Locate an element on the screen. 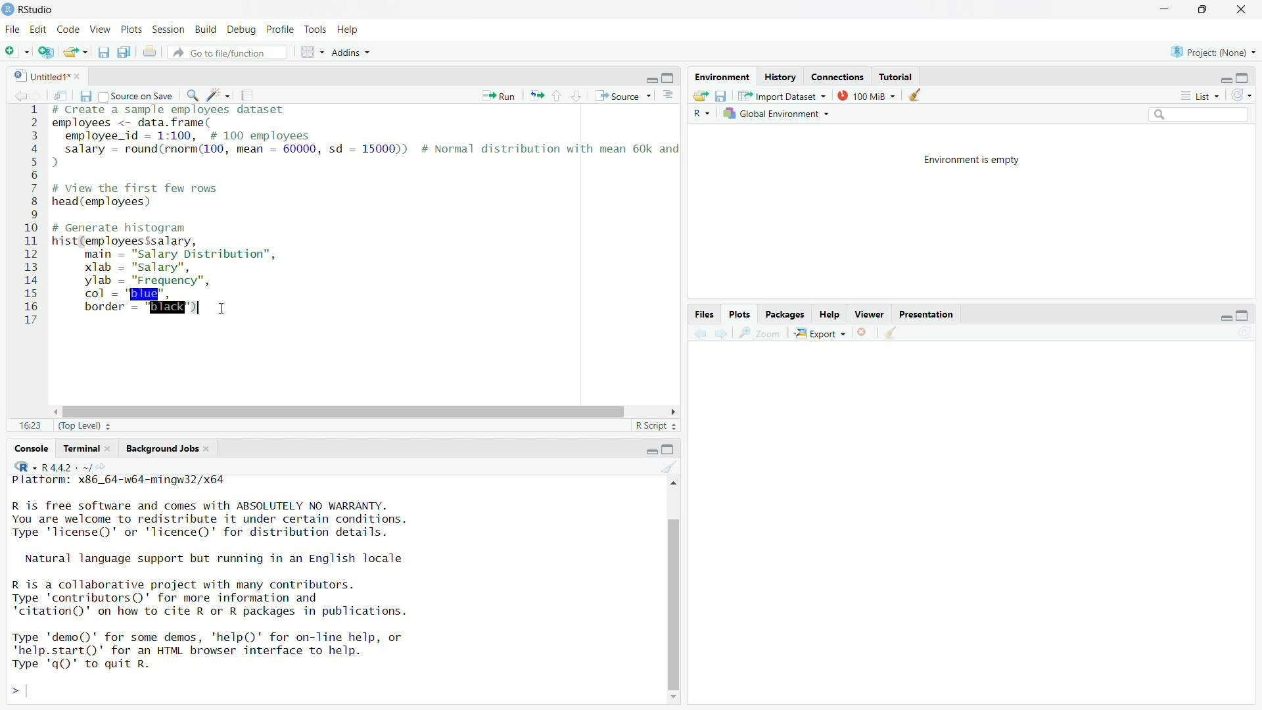 The height and width of the screenshot is (710, 1262). Platform: x86_64-w64-mingw32/x64 R is free software and comes with ABSOLUTELY NO WARRANTY.You are welcome to redistribute it under certain conditions.Type 'license()' or 'licence()' for distribution details.Natural language support but running in an English localeR is a collaborative project with many contributors.Type 'contributors()' for more information and"citation()' on how to cite R or R packages in publications.Type 'demo()' for some demos, 'help()' for on-line help, or'help.start()' for an HTML browser interface to help.Type 'q()' to quit R. is located at coordinates (238, 577).